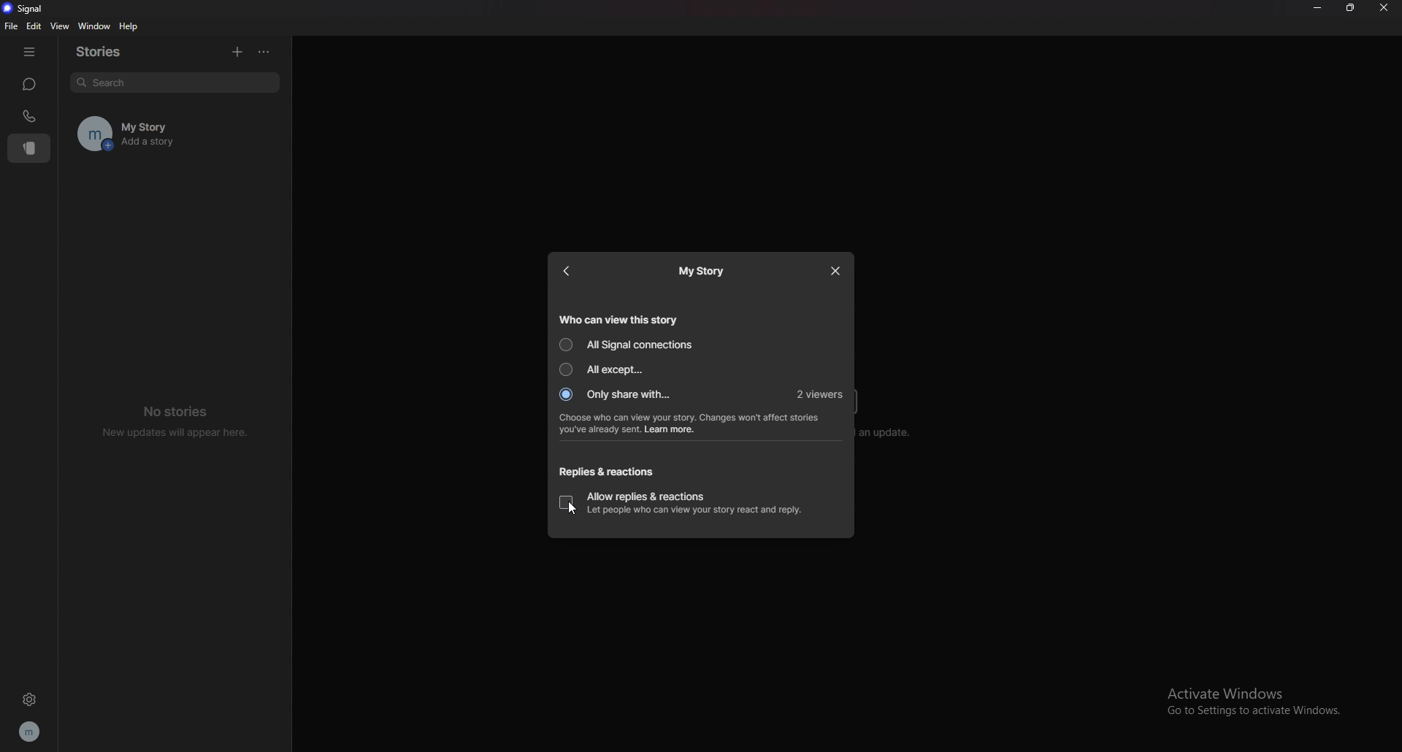 This screenshot has width=1402, height=752. I want to click on hide tab, so click(30, 50).